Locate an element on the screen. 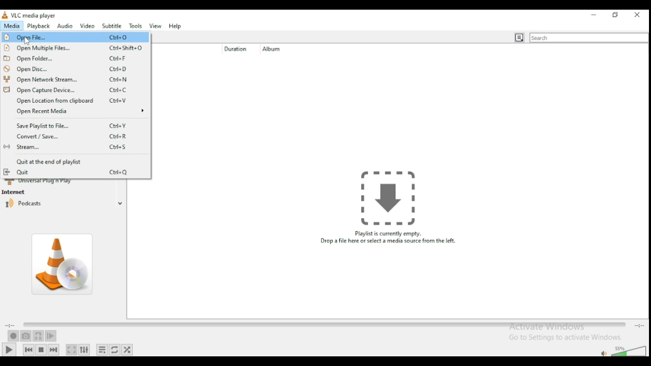  next media in playlist, skips forward when held is located at coordinates (55, 350).